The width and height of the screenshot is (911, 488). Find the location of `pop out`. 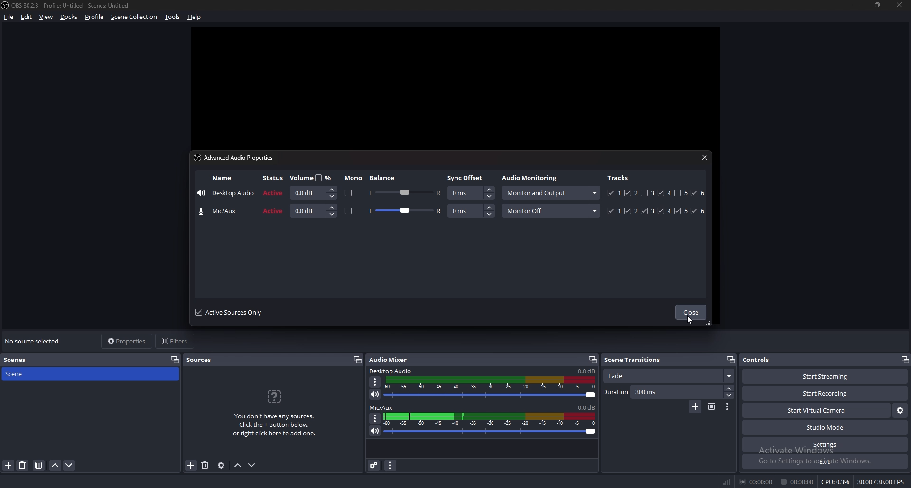

pop out is located at coordinates (175, 360).